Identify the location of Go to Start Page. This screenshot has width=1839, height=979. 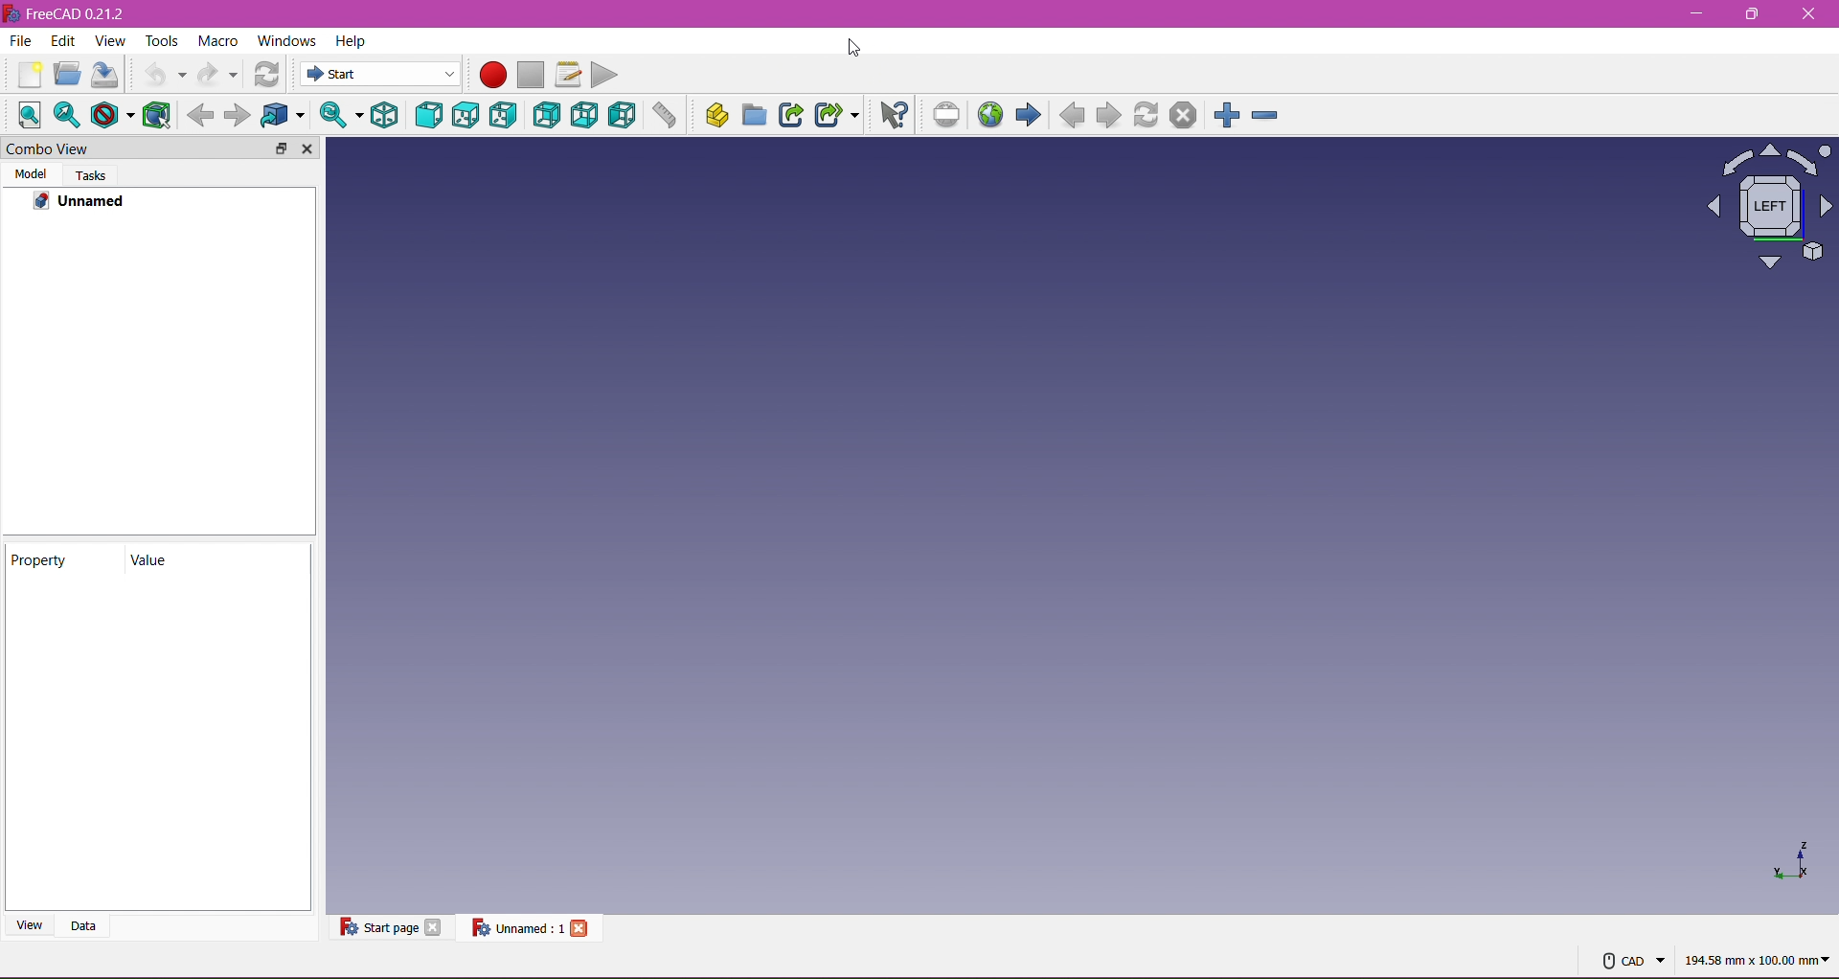
(989, 114).